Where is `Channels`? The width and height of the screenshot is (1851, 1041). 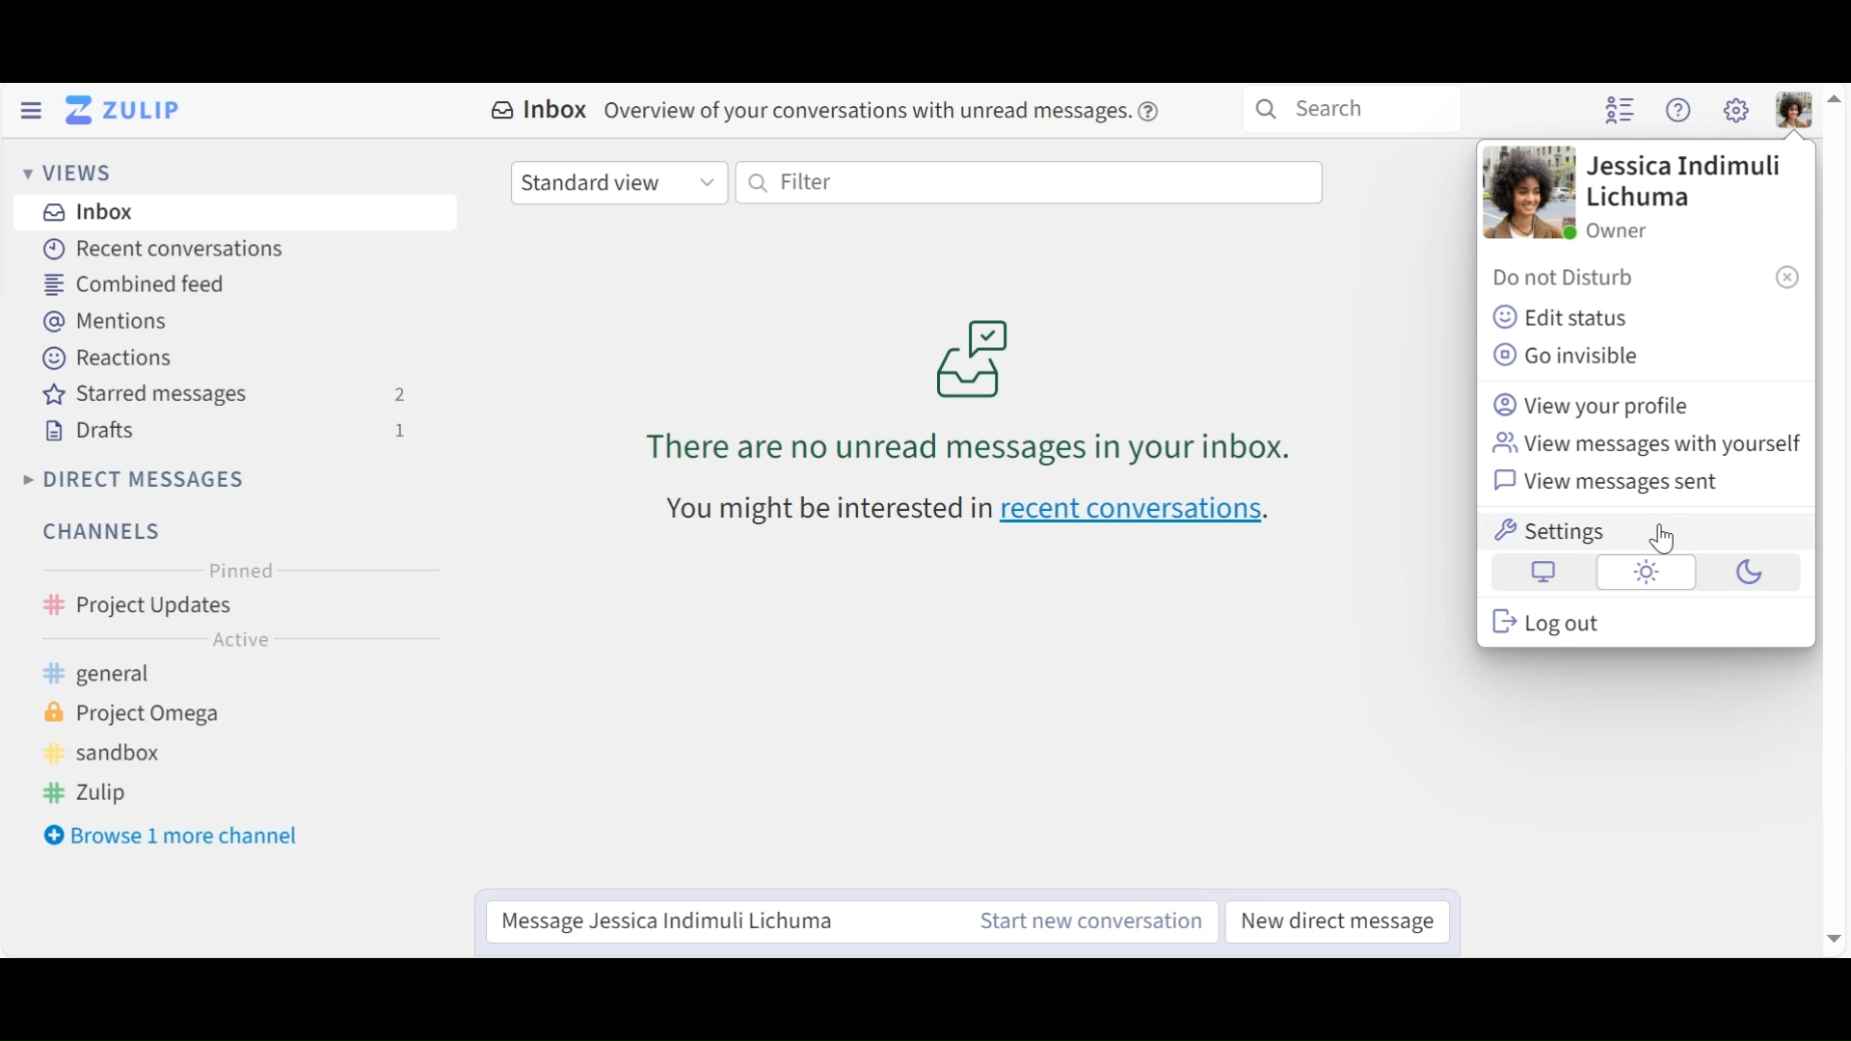 Channels is located at coordinates (109, 532).